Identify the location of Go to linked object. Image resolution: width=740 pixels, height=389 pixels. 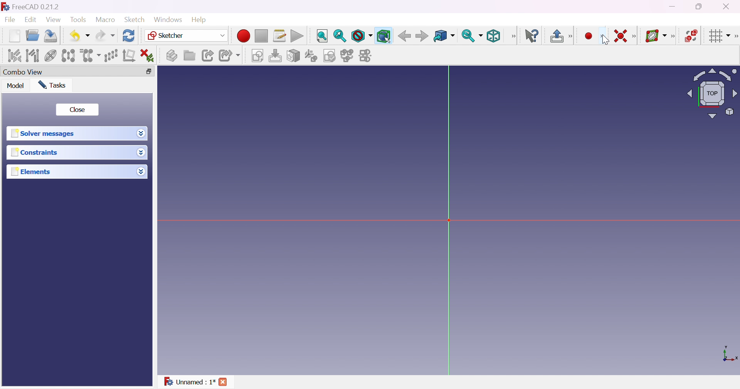
(444, 36).